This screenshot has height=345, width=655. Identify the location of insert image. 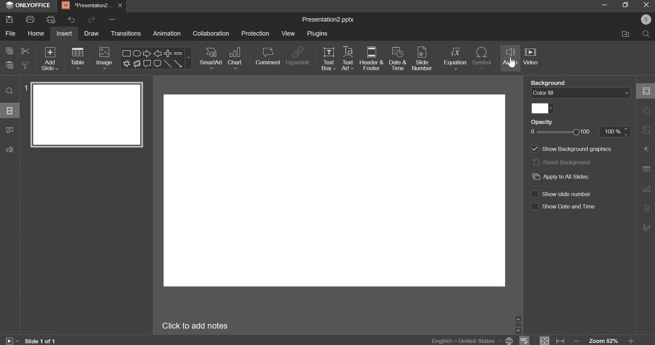
(105, 59).